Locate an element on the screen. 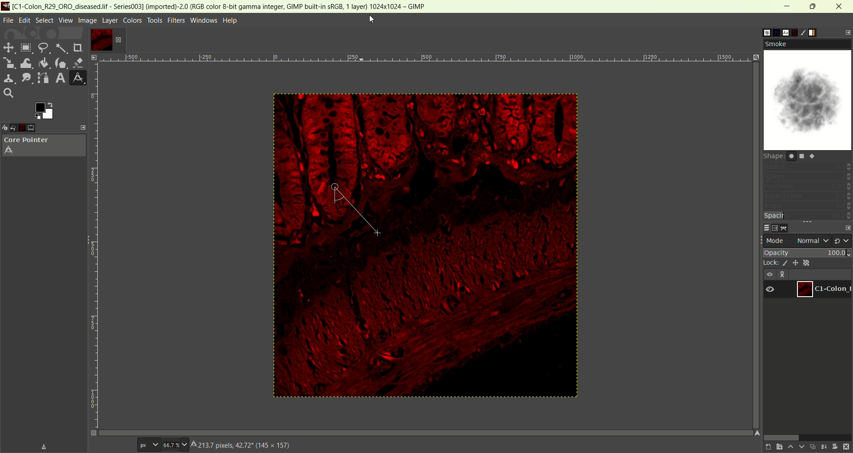 This screenshot has height=453, width=853. scale bar is located at coordinates (97, 241).